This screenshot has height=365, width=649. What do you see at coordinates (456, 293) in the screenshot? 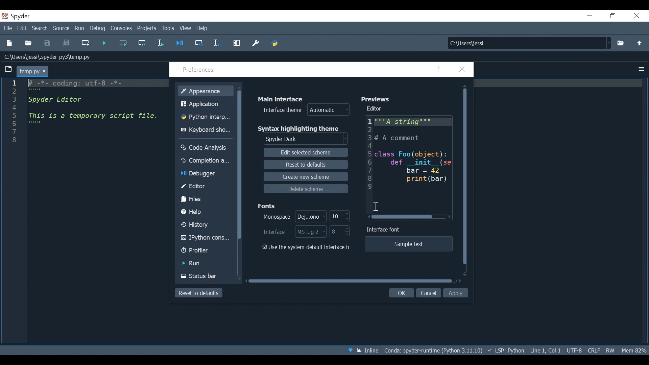
I see `Apply` at bounding box center [456, 293].